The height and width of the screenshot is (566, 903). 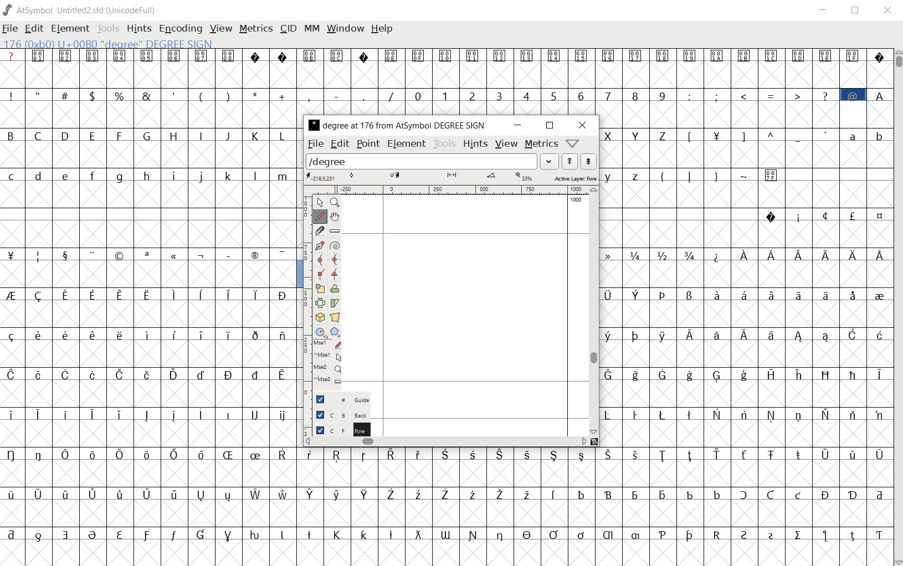 I want to click on magnify, so click(x=334, y=202).